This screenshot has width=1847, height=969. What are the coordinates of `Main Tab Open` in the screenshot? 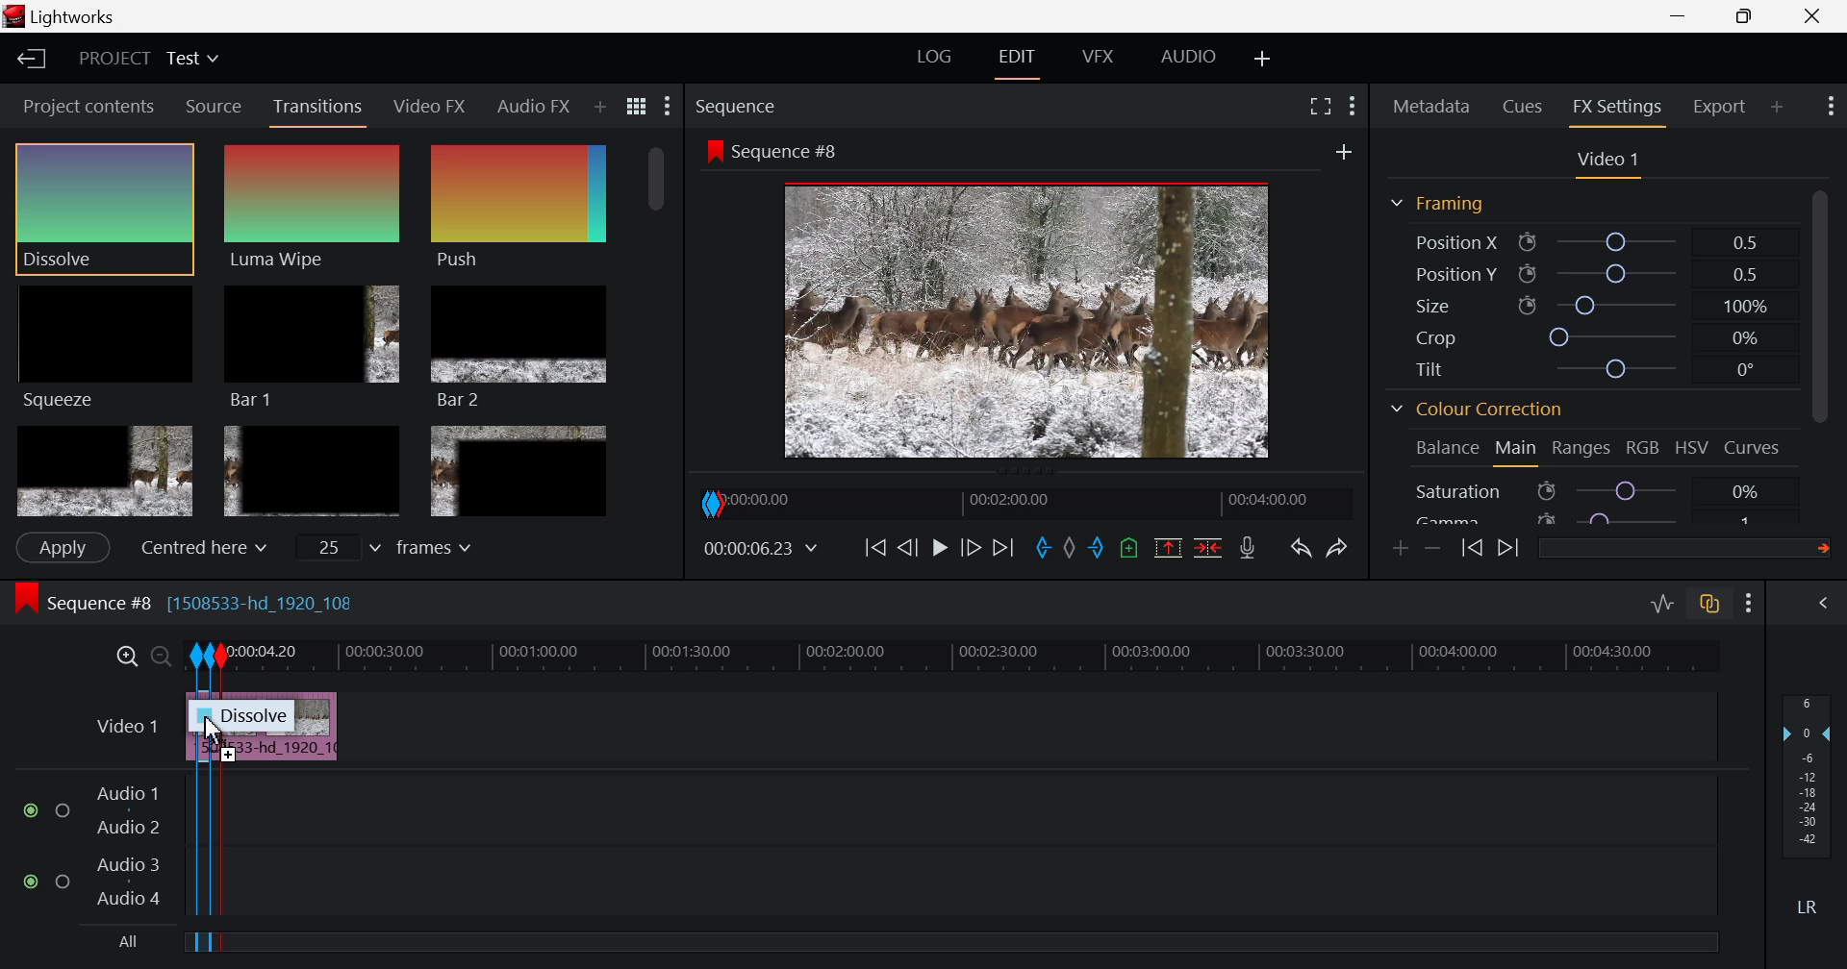 It's located at (1517, 450).